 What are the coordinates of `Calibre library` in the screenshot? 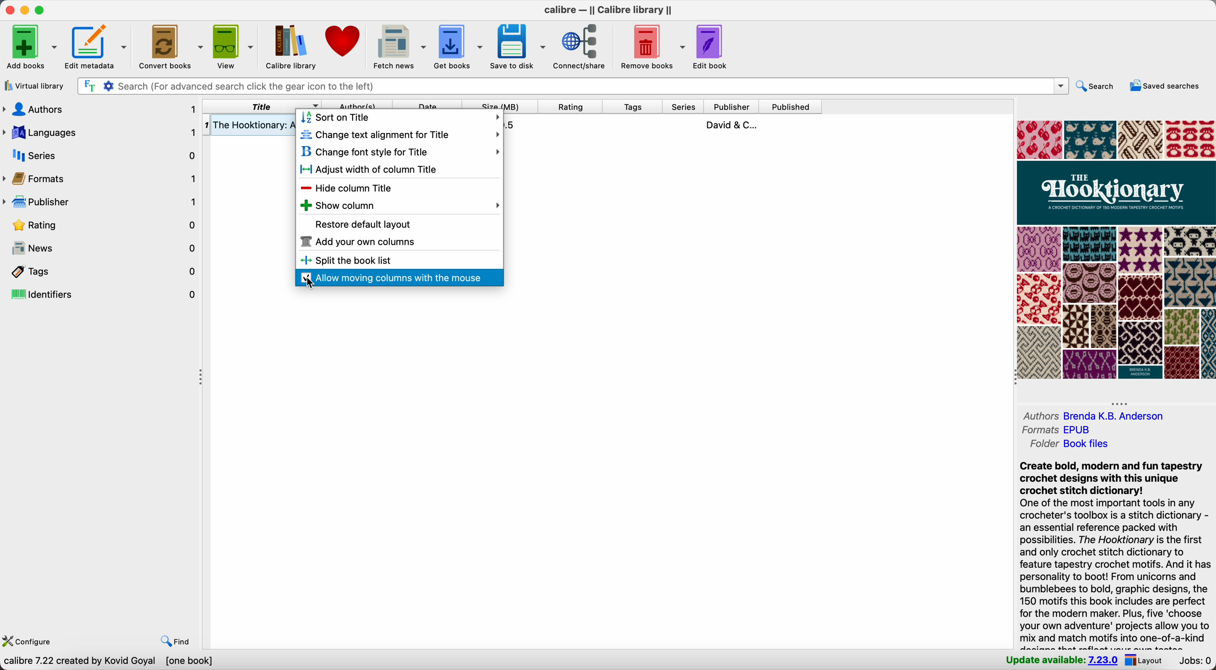 It's located at (290, 46).